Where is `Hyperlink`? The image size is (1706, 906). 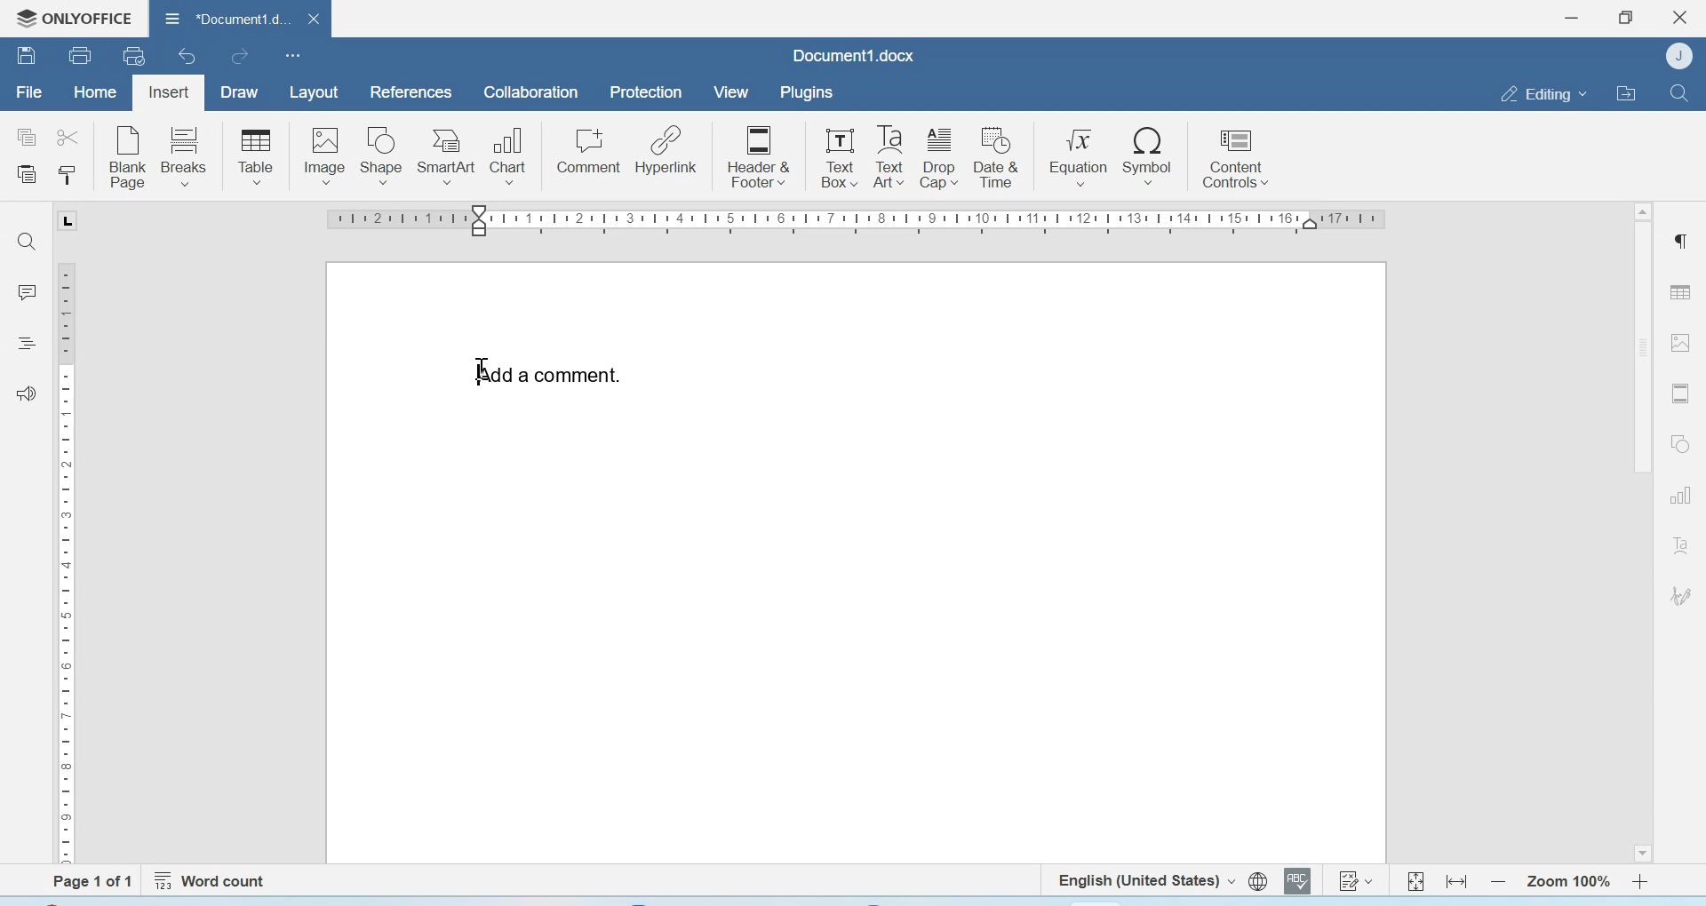
Hyperlink is located at coordinates (666, 150).